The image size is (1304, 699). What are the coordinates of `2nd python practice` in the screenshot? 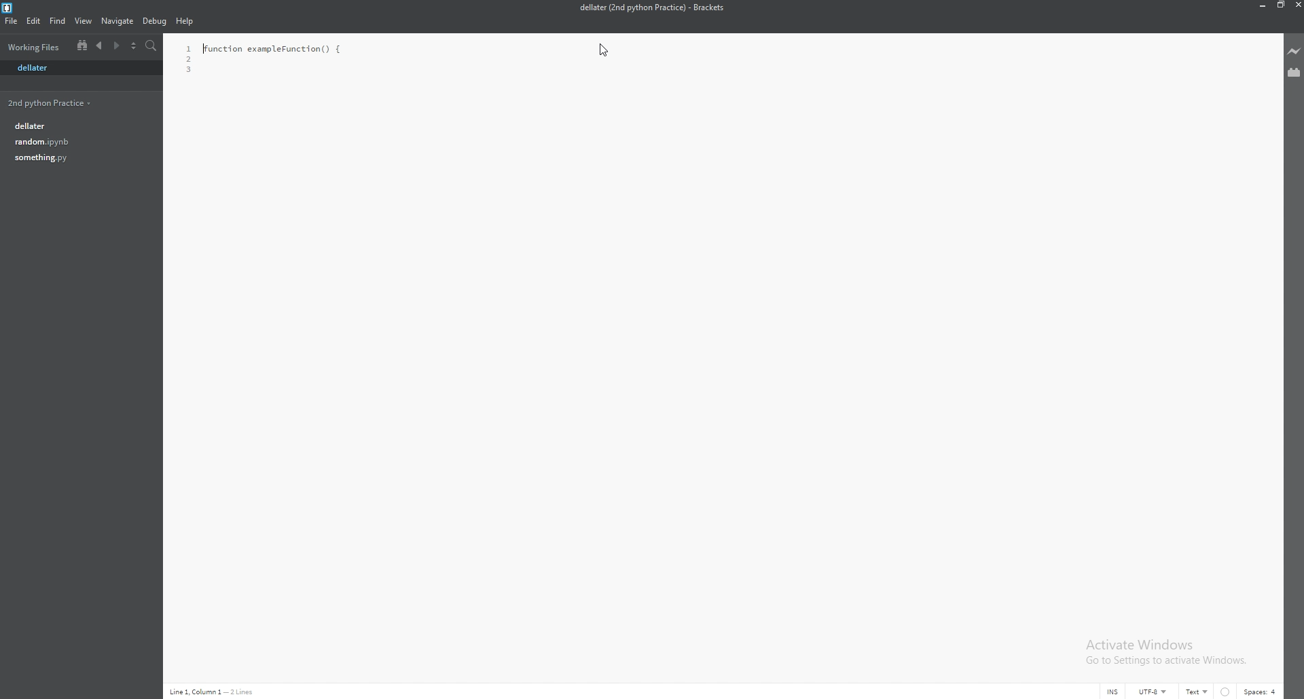 It's located at (50, 103).